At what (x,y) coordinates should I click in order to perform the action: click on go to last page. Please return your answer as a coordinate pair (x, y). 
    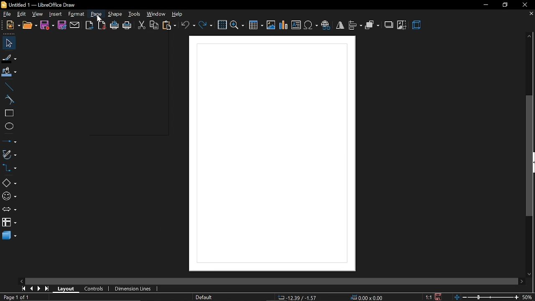
    Looking at the image, I should click on (48, 289).